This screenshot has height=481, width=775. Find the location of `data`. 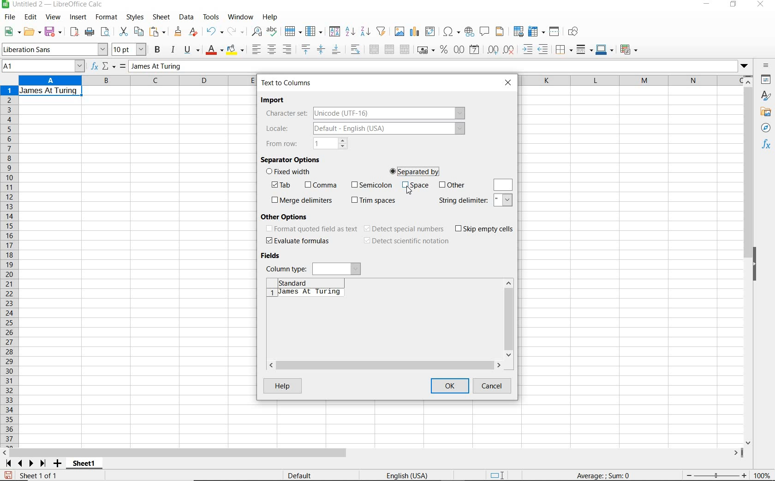

data is located at coordinates (187, 17).